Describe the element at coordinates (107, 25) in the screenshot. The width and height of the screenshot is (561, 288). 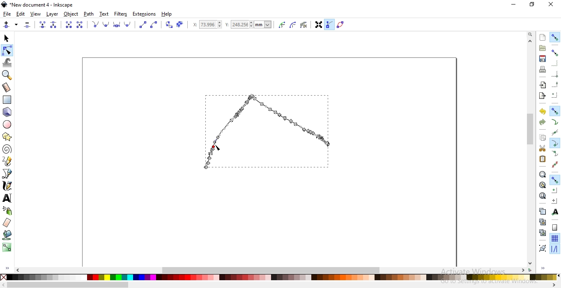
I see `make selected nodes smooth` at that location.